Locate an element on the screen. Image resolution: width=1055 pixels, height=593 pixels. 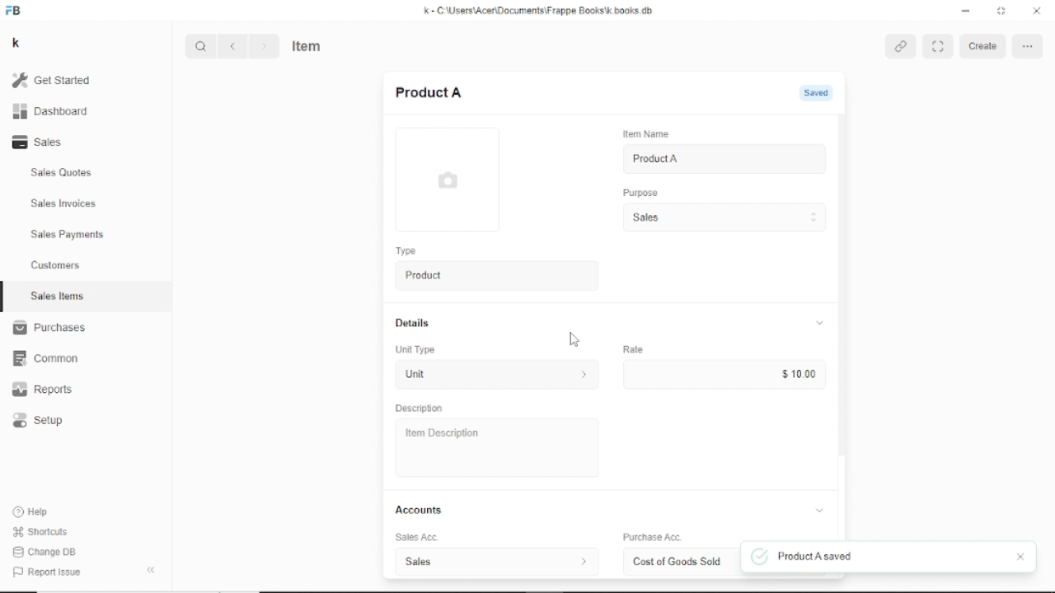
Unit Type is located at coordinates (416, 350).